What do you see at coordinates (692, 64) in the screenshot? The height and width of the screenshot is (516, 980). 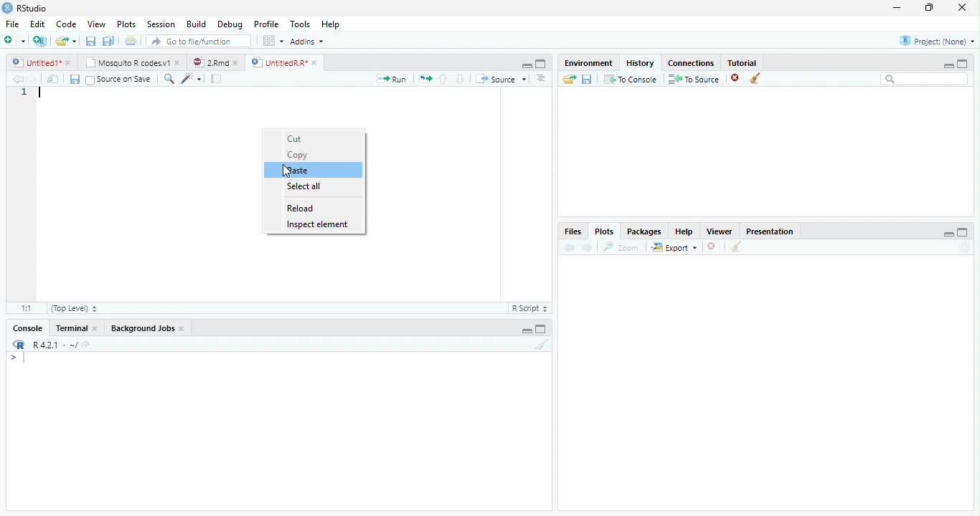 I see `Connections` at bounding box center [692, 64].